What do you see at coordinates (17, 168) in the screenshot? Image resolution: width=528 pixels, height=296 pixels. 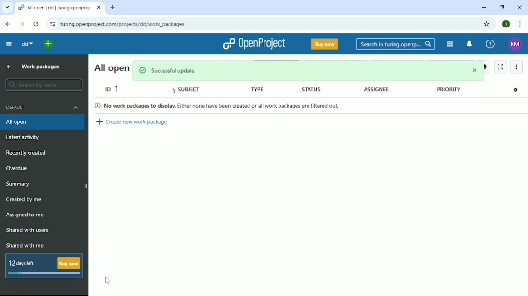 I see `Overdue` at bounding box center [17, 168].